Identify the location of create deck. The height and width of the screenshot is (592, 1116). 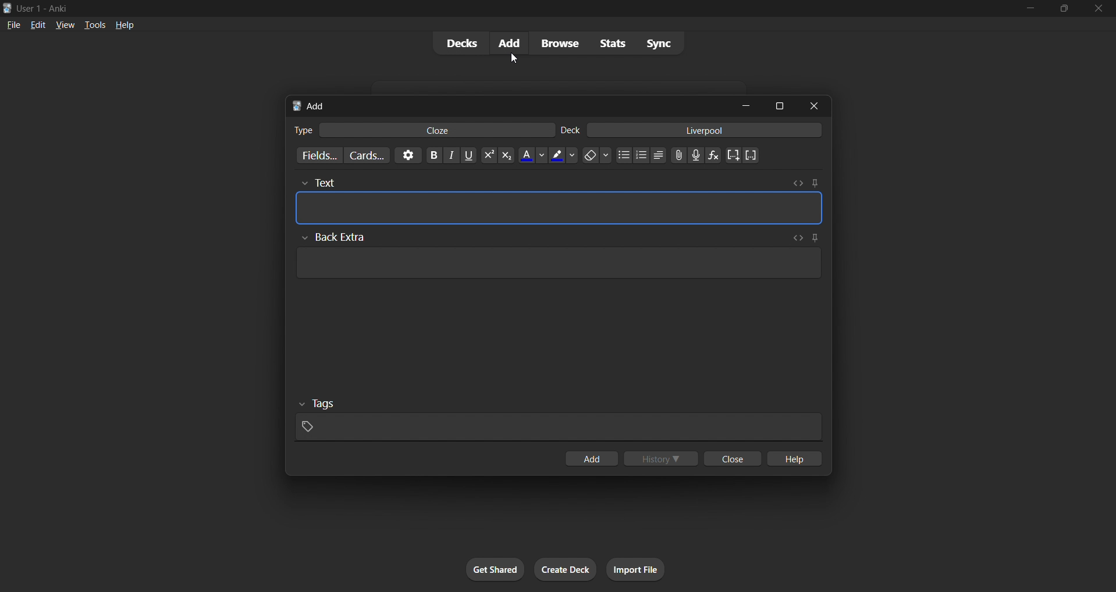
(564, 569).